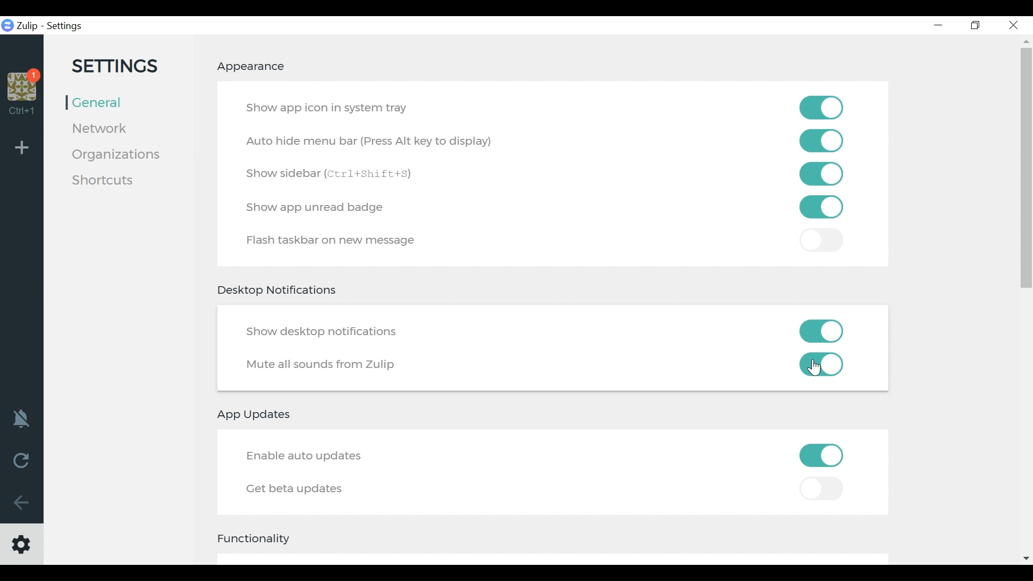 This screenshot has width=1033, height=581. Describe the element at coordinates (937, 25) in the screenshot. I see `minimize` at that location.